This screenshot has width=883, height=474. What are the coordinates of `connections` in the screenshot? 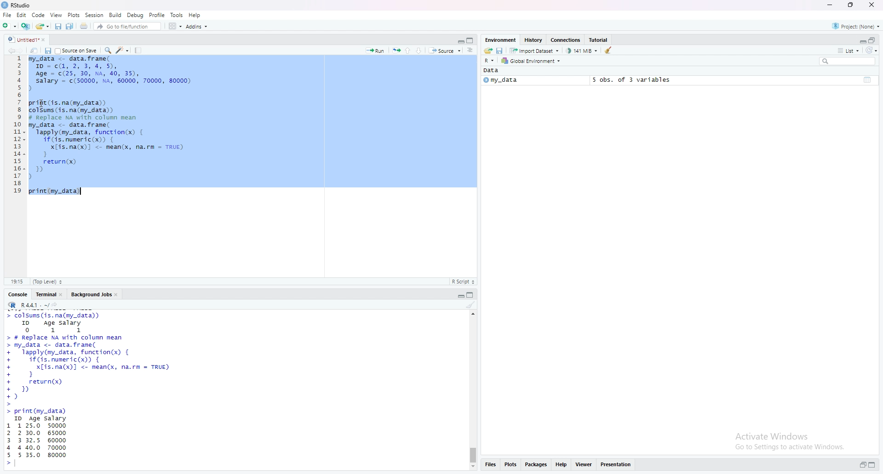 It's located at (566, 40).